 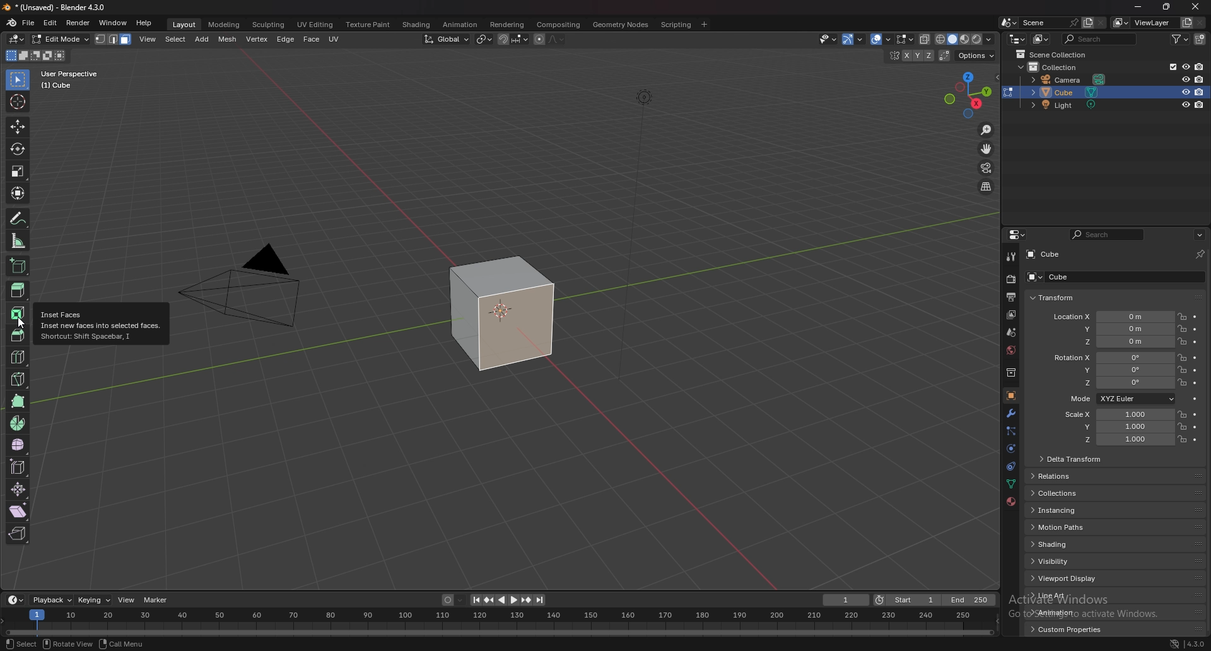 What do you see at coordinates (1166, 7) in the screenshot?
I see `resize` at bounding box center [1166, 7].